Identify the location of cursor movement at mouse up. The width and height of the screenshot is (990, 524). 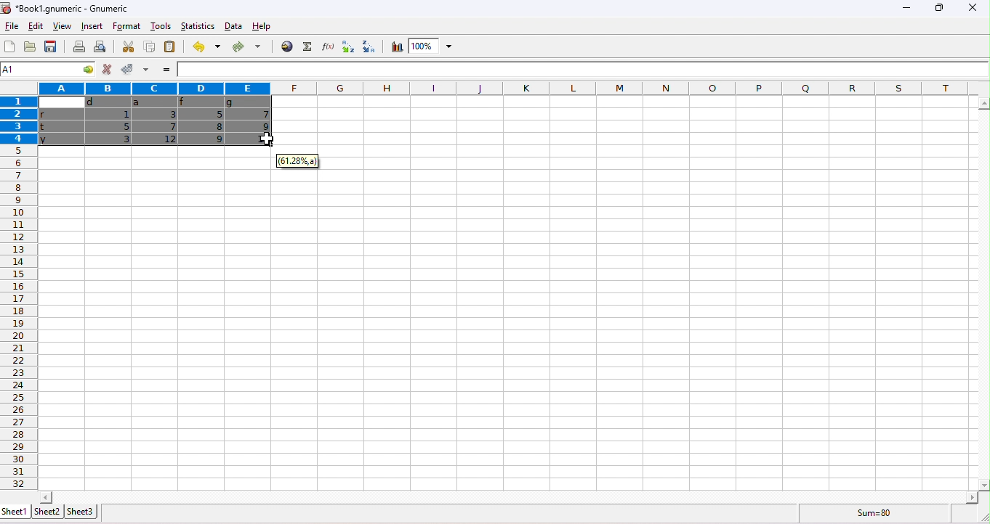
(269, 139).